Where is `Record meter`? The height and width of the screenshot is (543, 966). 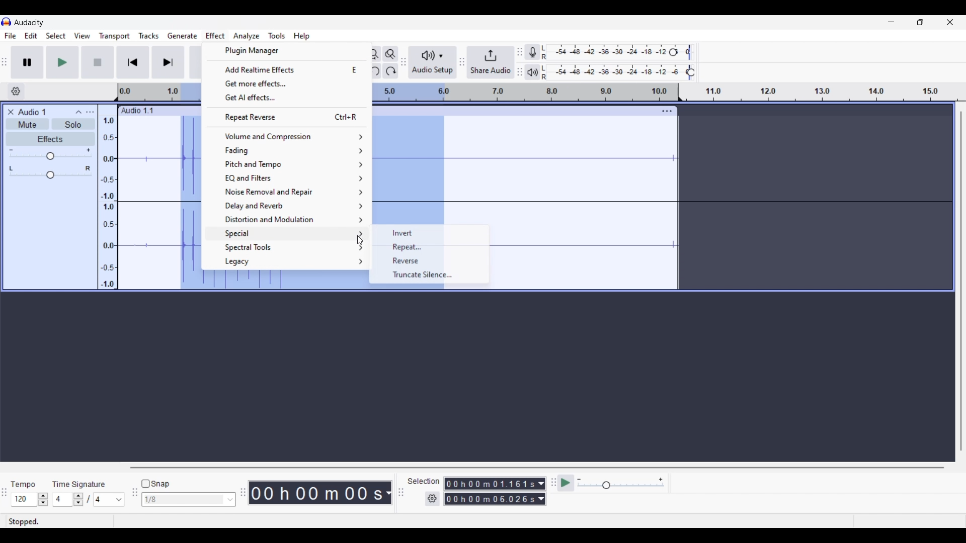 Record meter is located at coordinates (532, 52).